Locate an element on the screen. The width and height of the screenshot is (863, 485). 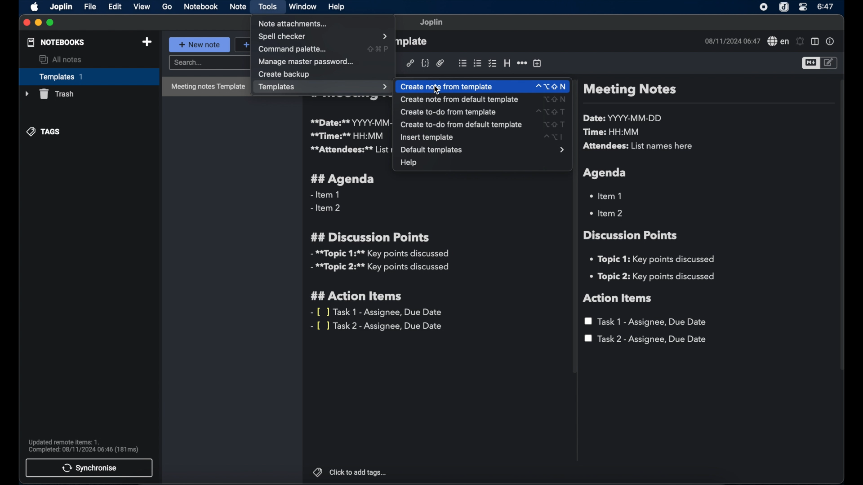
tags is located at coordinates (44, 132).